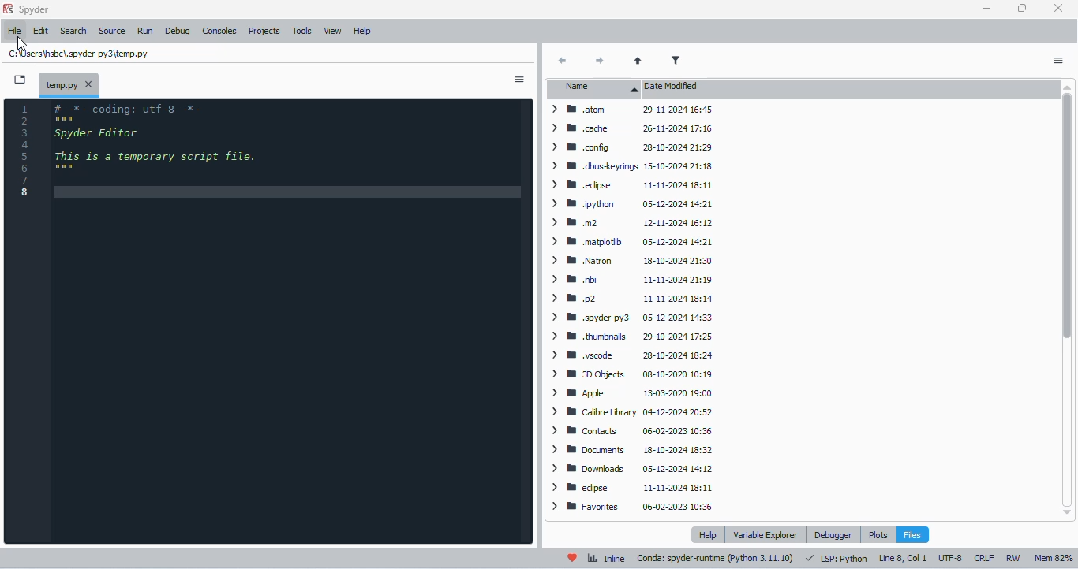 This screenshot has width=1078, height=569. Describe the element at coordinates (284, 322) in the screenshot. I see `editor` at that location.